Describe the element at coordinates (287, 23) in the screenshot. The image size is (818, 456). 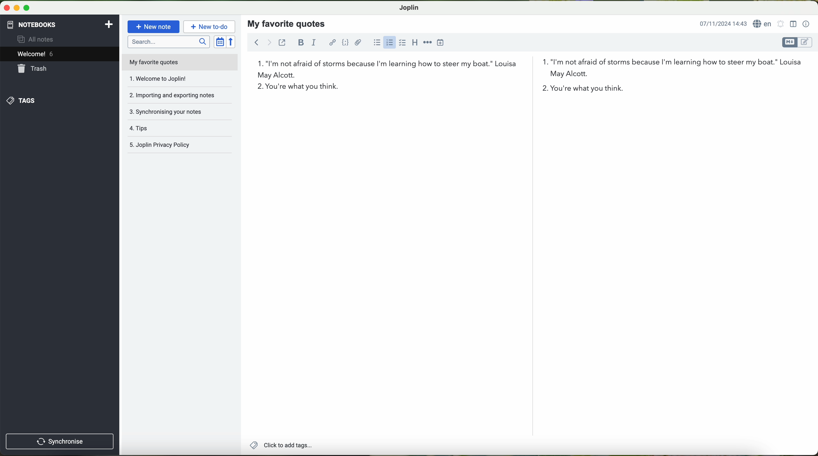
I see `my favorite quotes` at that location.